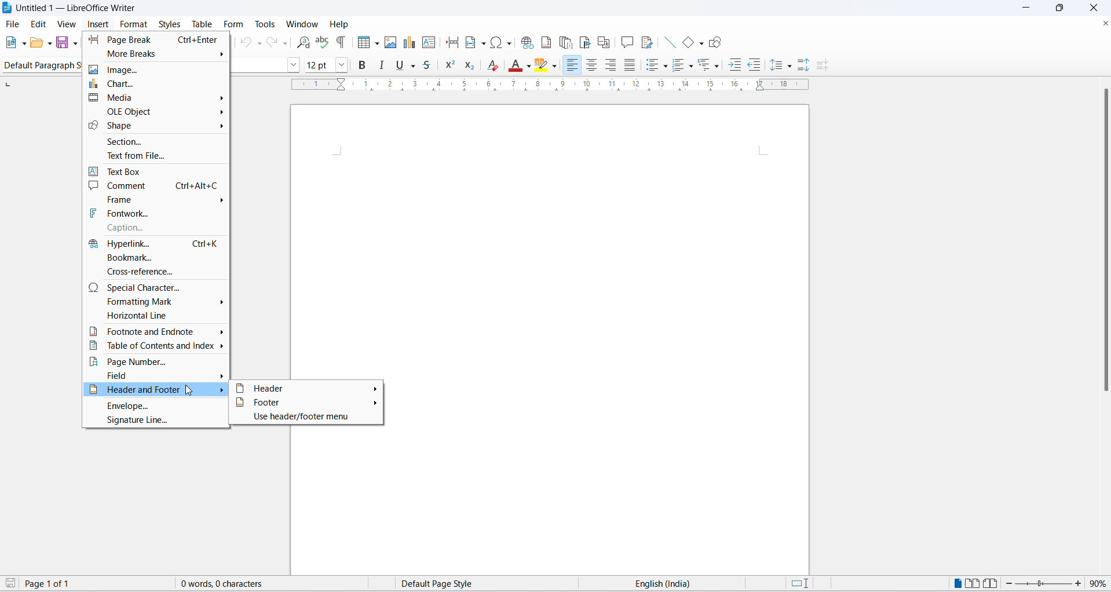 This screenshot has width=1111, height=592. What do you see at coordinates (155, 99) in the screenshot?
I see `media` at bounding box center [155, 99].